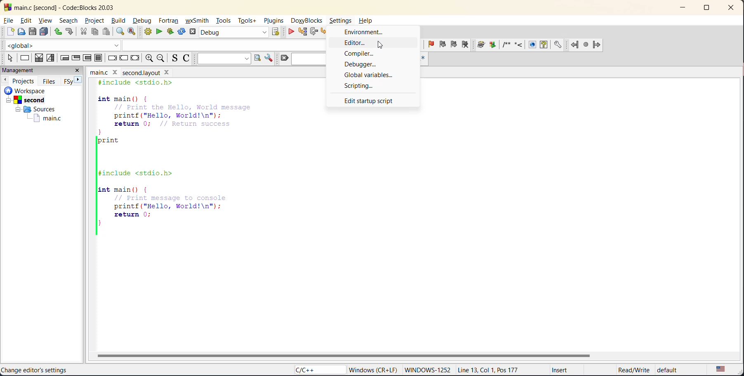  I want to click on language, so click(315, 370).